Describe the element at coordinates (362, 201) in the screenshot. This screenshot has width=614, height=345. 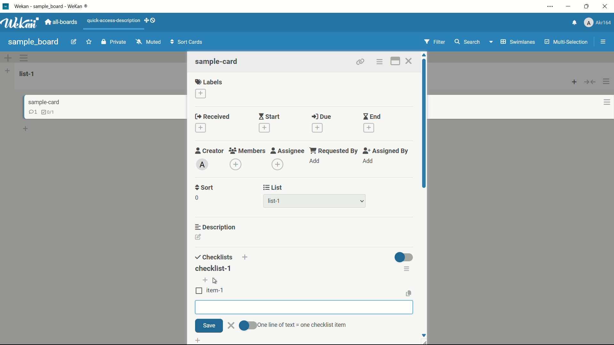
I see `dropdown` at that location.